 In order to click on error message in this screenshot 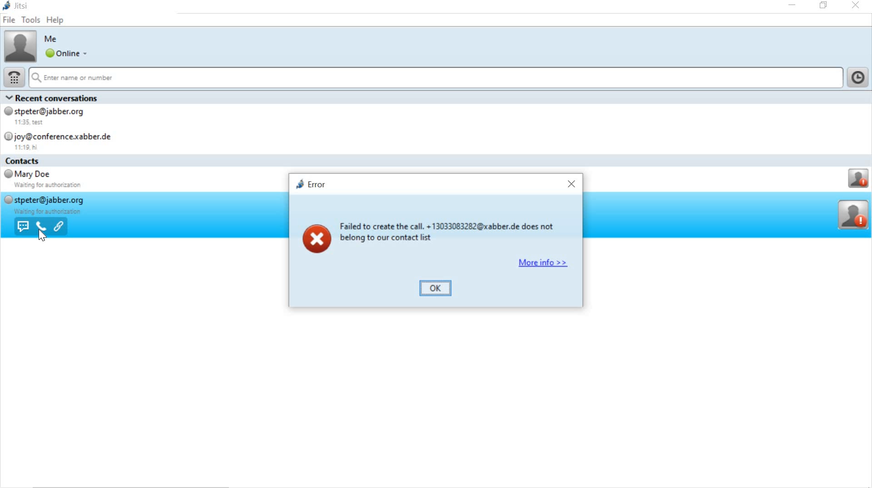, I will do `click(434, 233)`.